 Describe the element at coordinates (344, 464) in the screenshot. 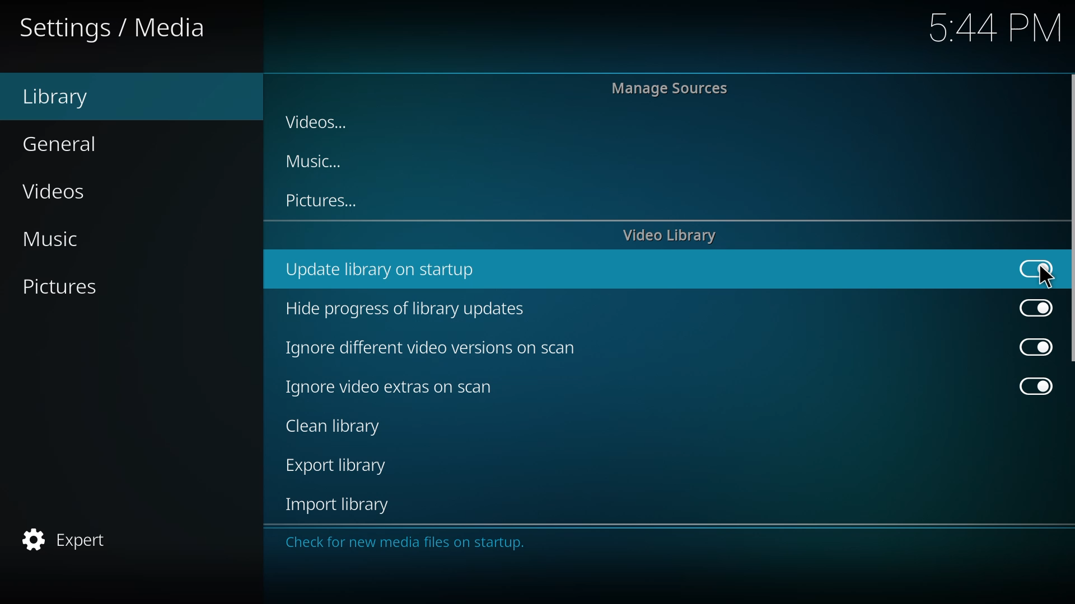

I see `export library` at that location.